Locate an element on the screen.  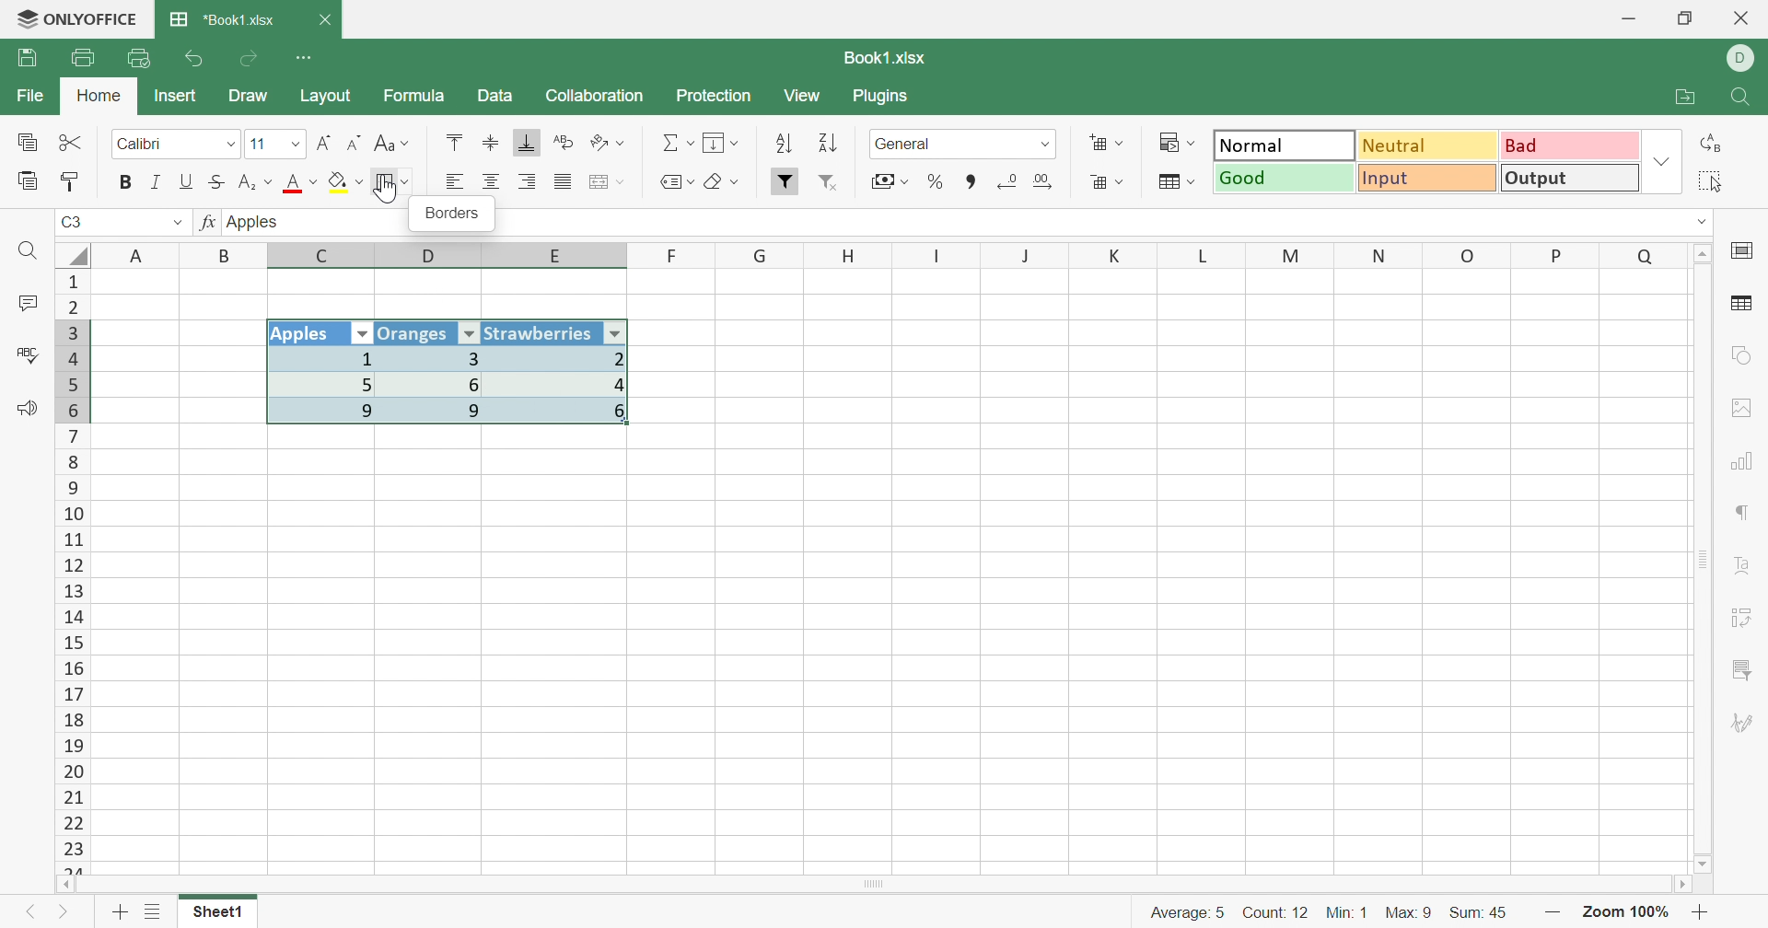
Next is located at coordinates (64, 916).